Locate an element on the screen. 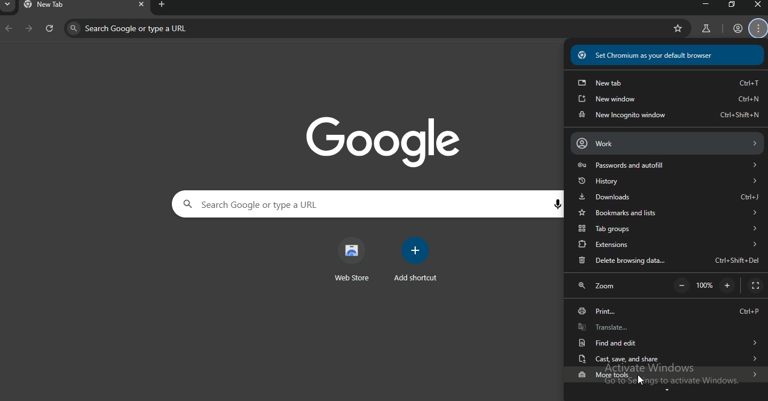 This screenshot has height=401, width=768. print is located at coordinates (666, 311).